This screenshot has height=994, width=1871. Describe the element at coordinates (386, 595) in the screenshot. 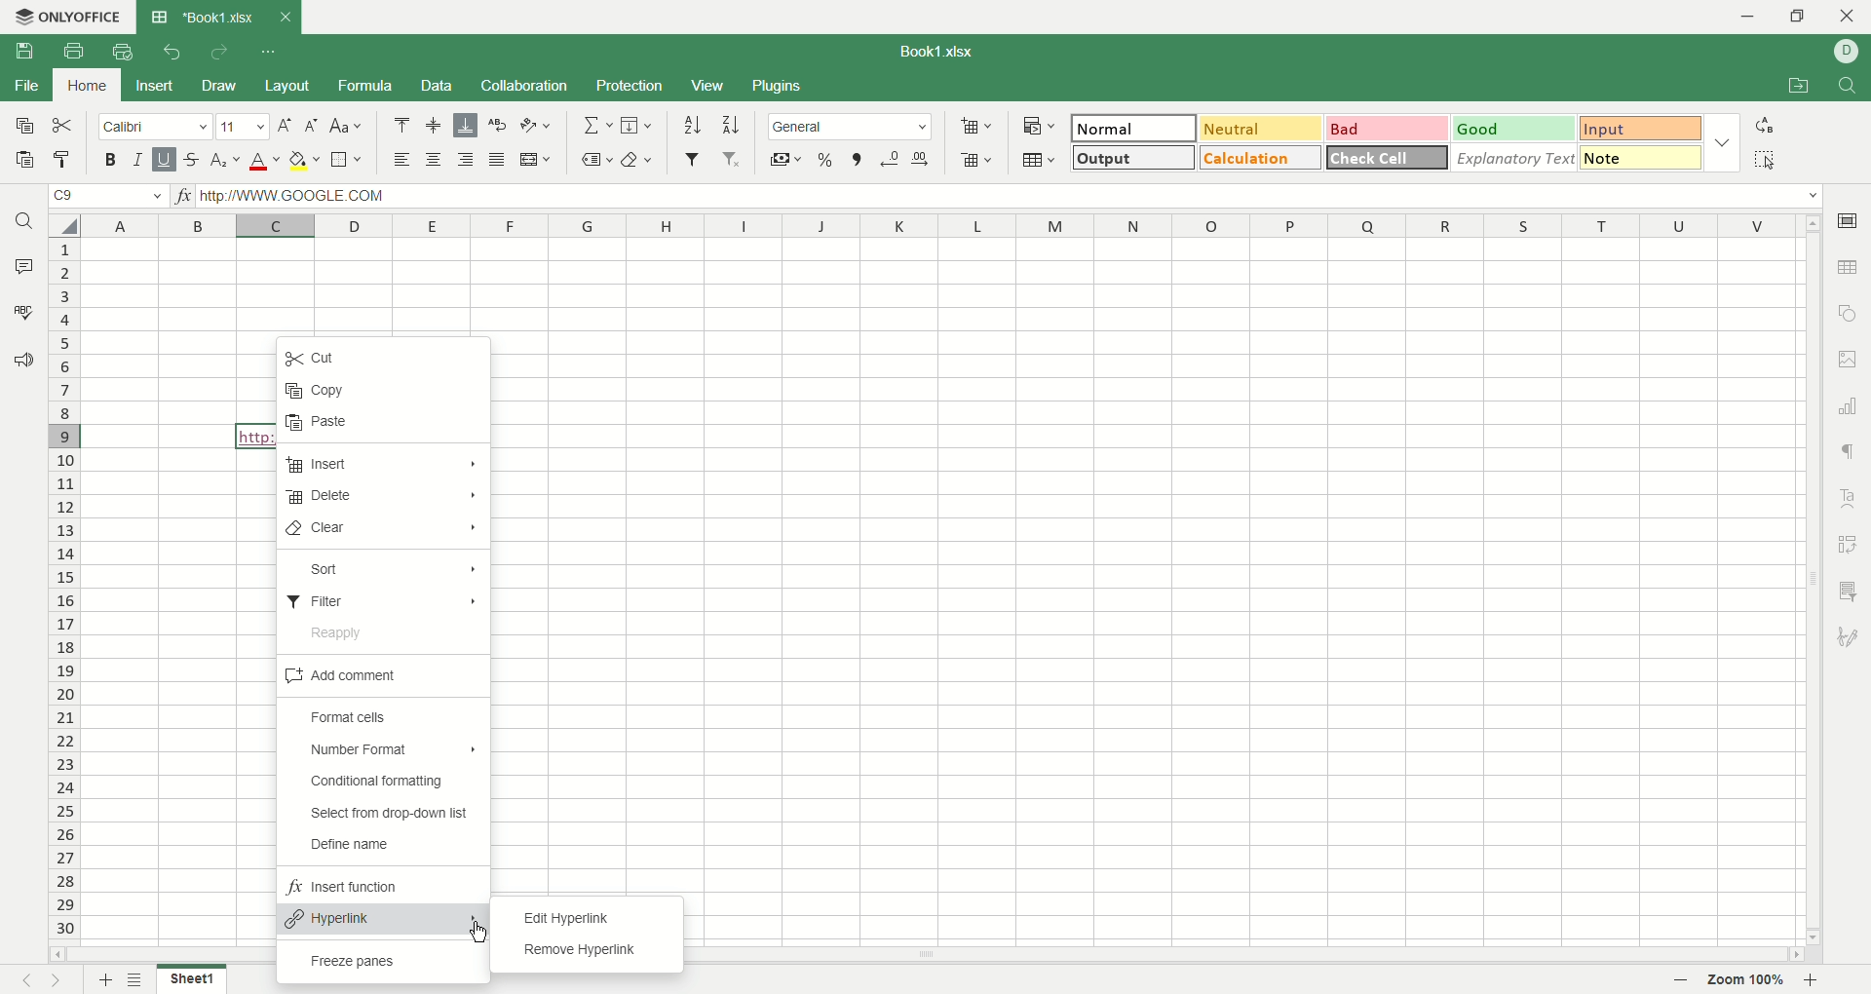

I see `filter` at that location.